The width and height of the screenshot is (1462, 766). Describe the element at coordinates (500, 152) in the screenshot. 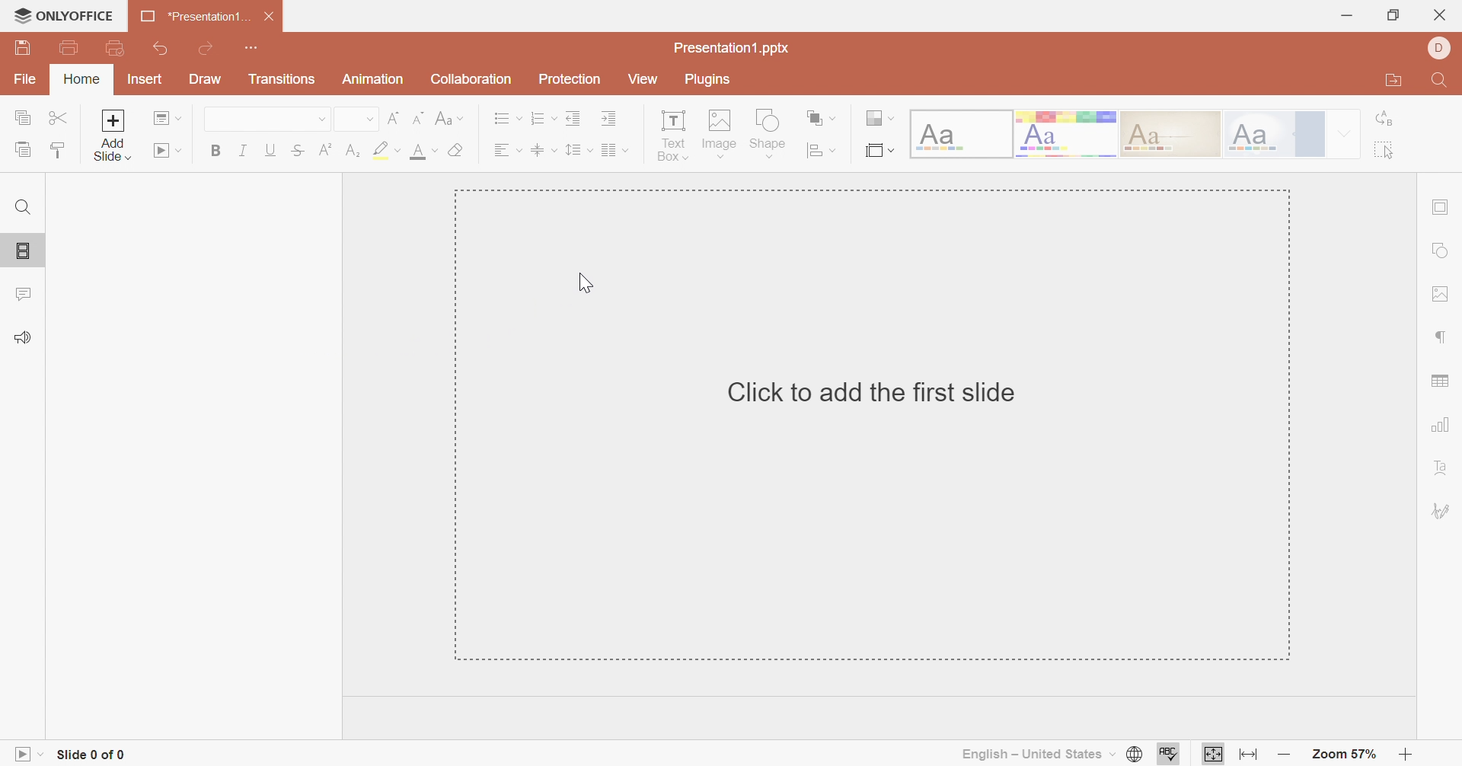

I see `Text Align Left` at that location.